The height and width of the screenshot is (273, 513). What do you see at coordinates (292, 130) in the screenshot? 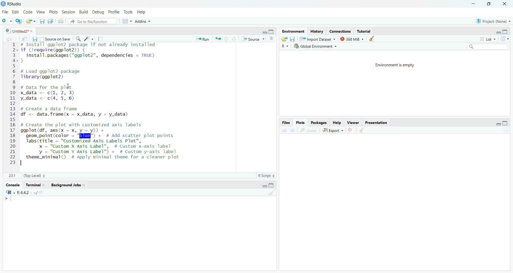
I see `next` at bounding box center [292, 130].